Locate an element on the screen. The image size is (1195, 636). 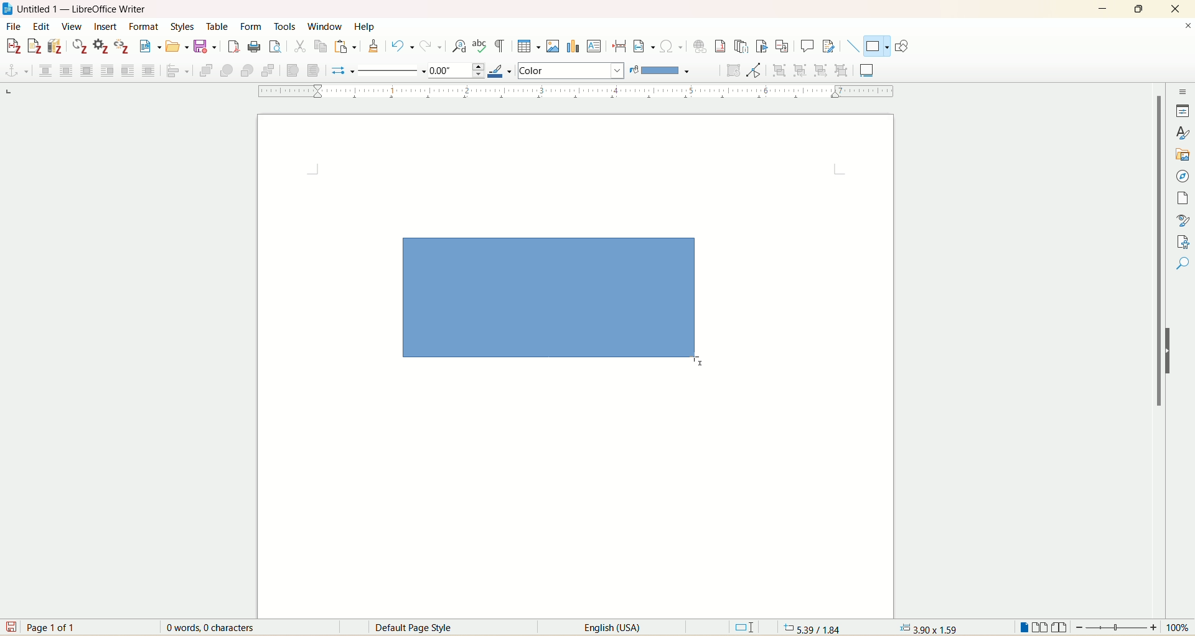
tools is located at coordinates (286, 26).